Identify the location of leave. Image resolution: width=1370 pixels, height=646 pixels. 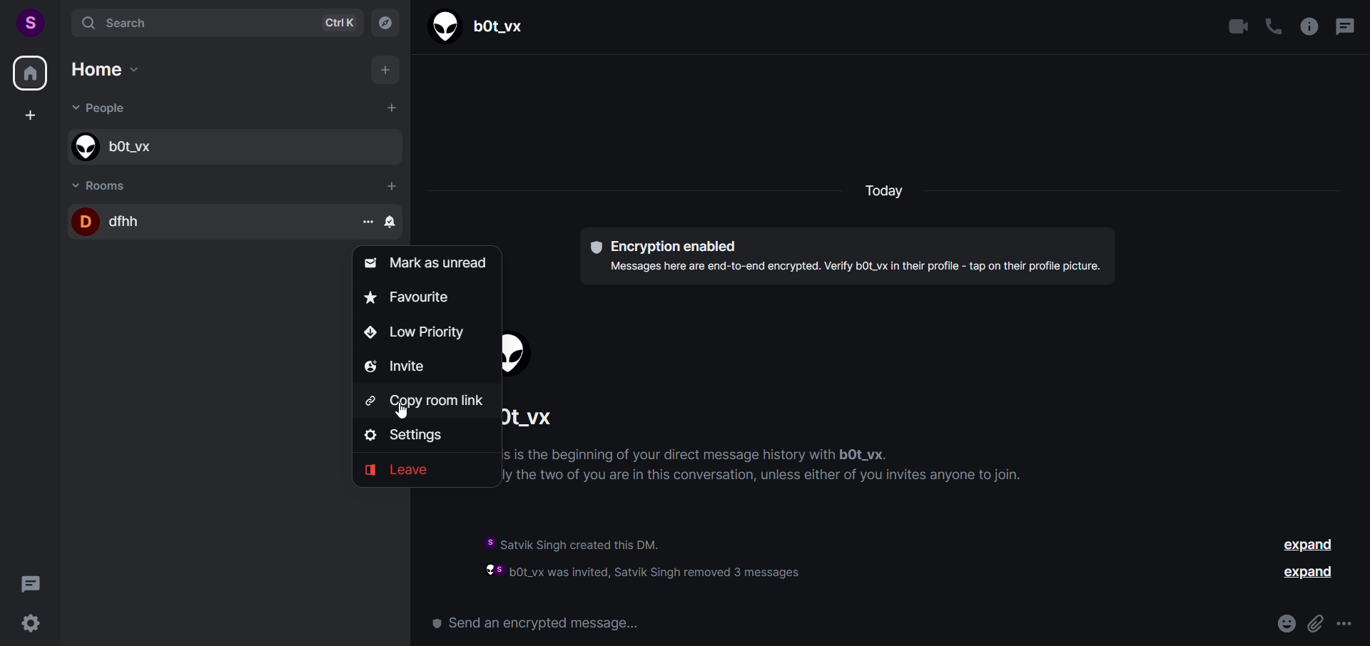
(399, 469).